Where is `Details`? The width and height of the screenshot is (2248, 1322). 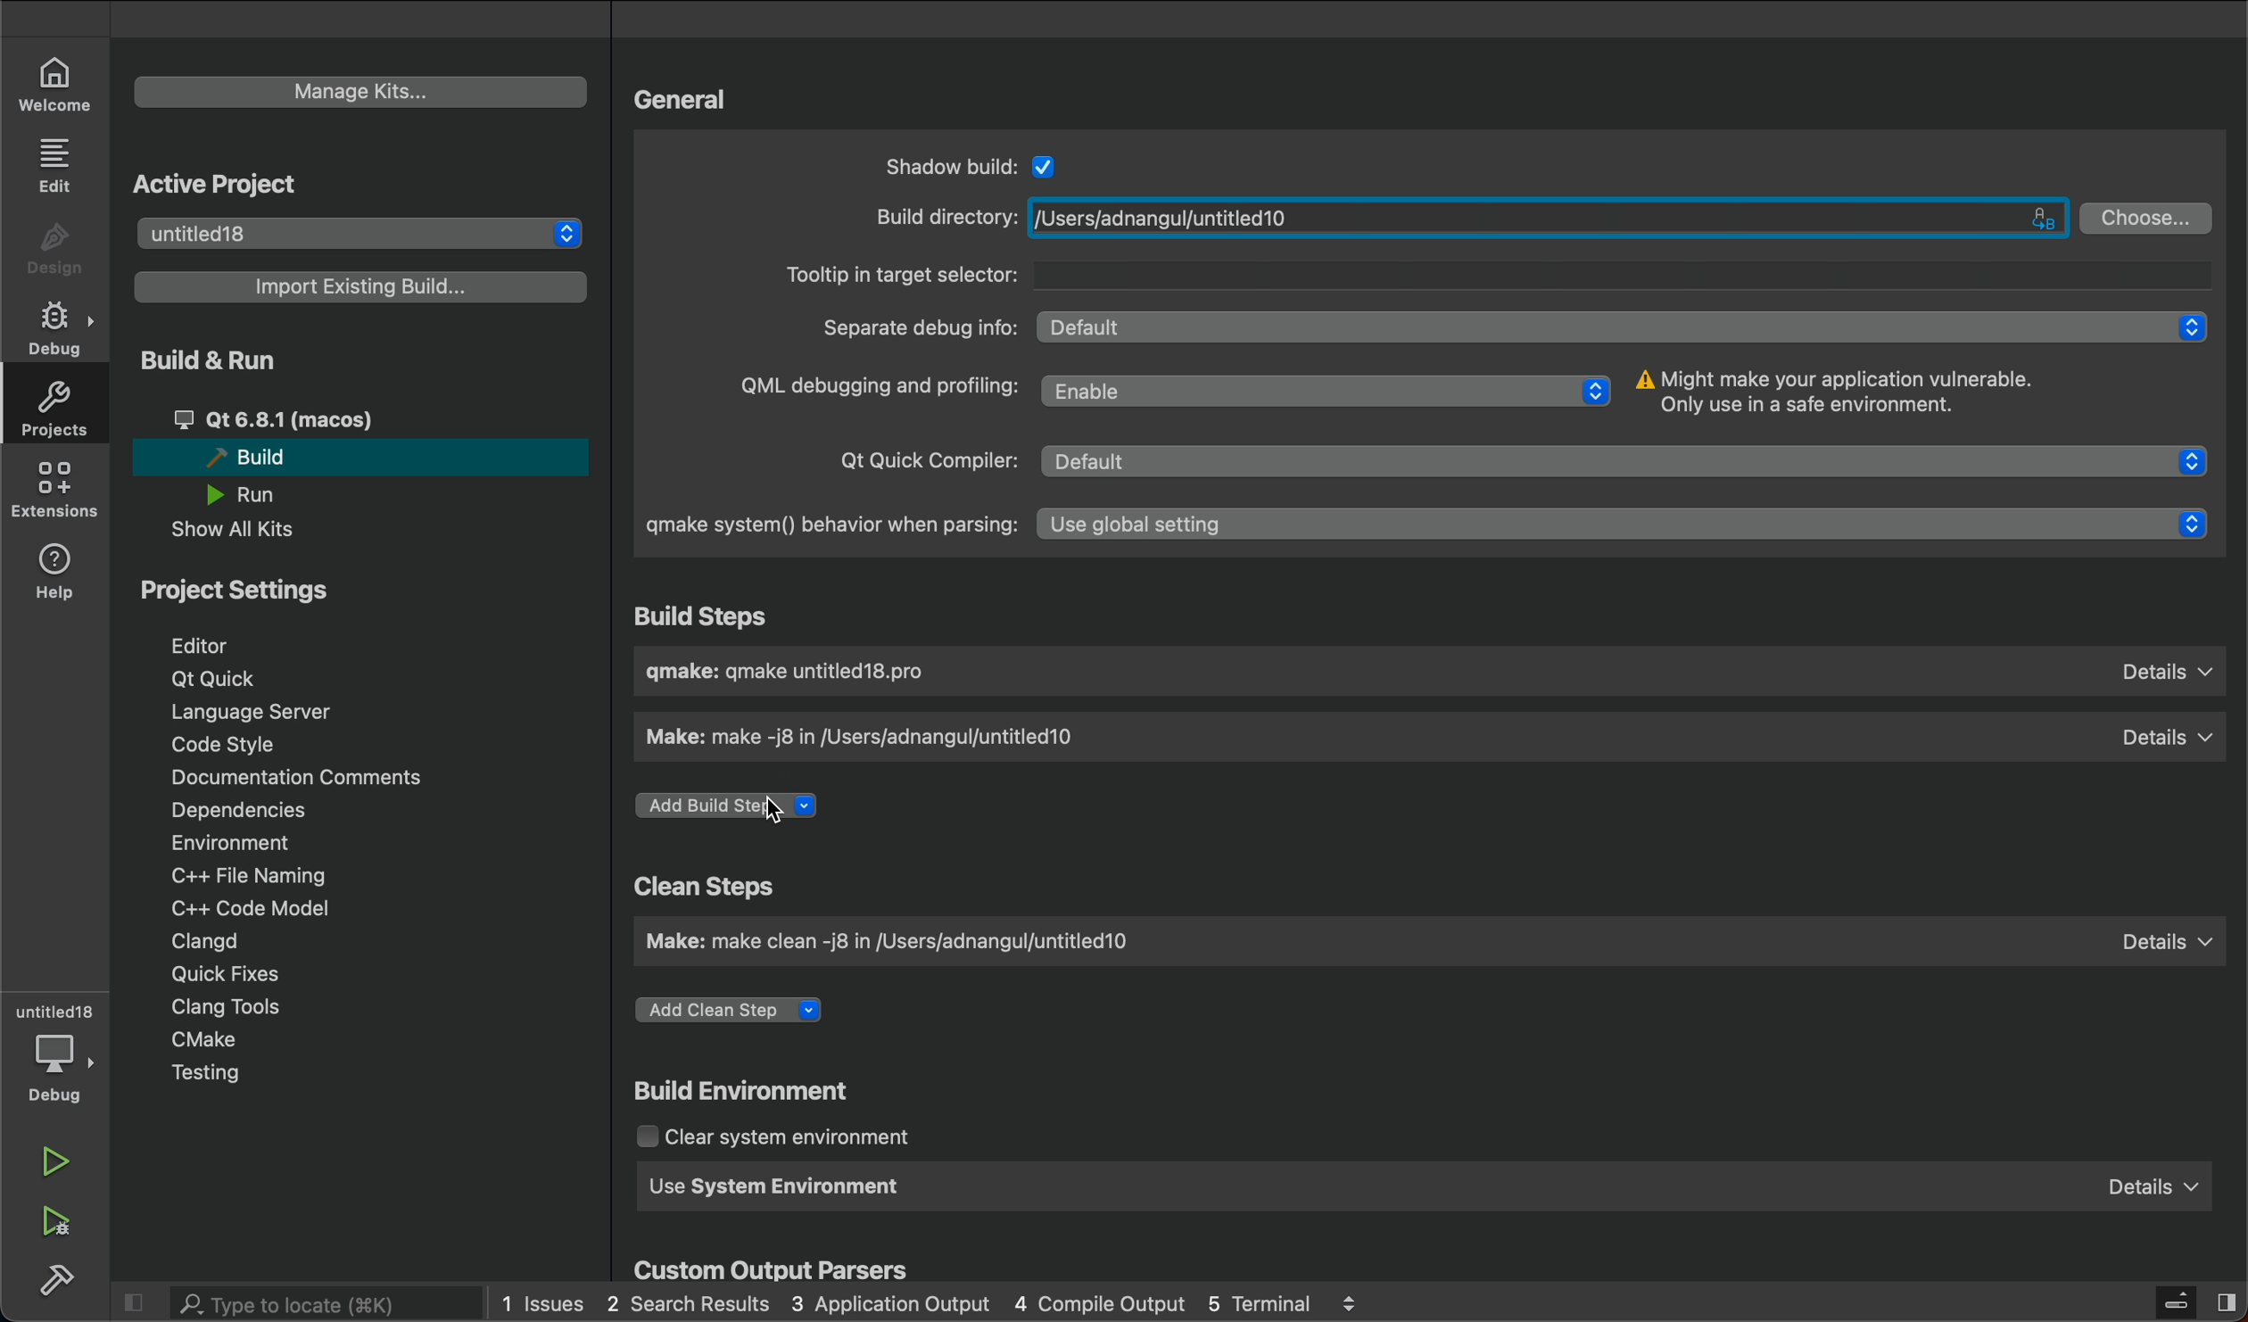
Details is located at coordinates (2168, 672).